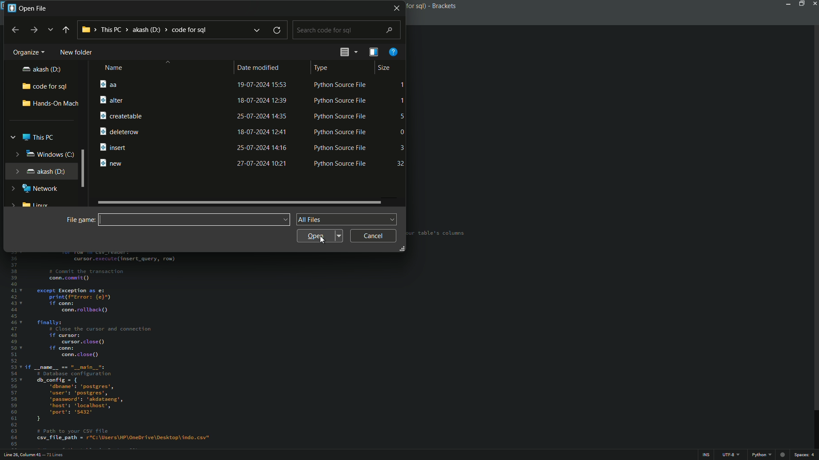  Describe the element at coordinates (247, 348) in the screenshot. I see `file content` at that location.